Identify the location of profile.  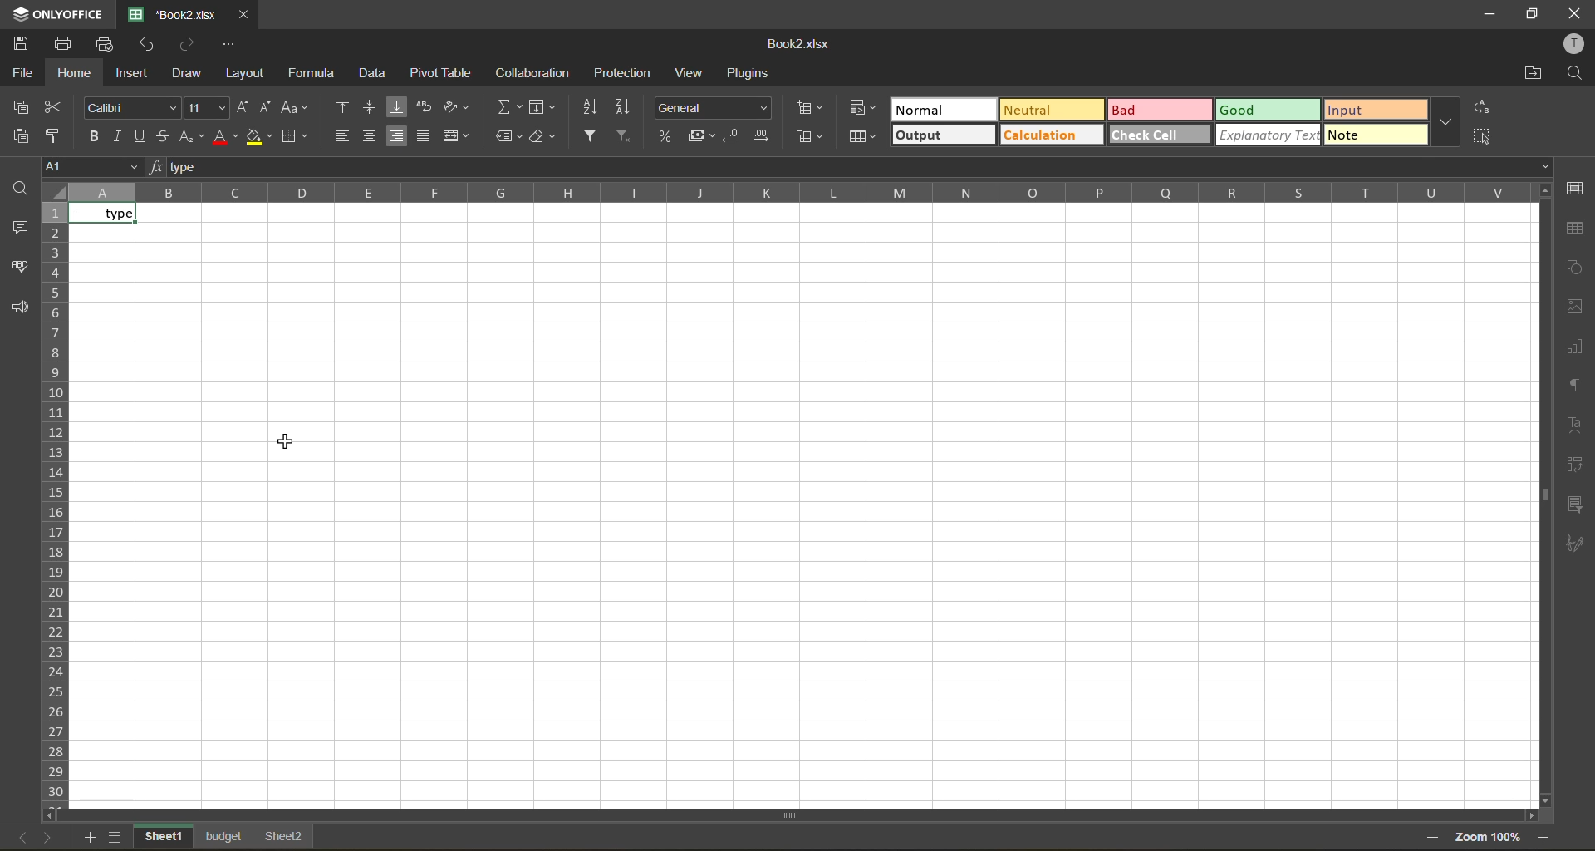
(1571, 44).